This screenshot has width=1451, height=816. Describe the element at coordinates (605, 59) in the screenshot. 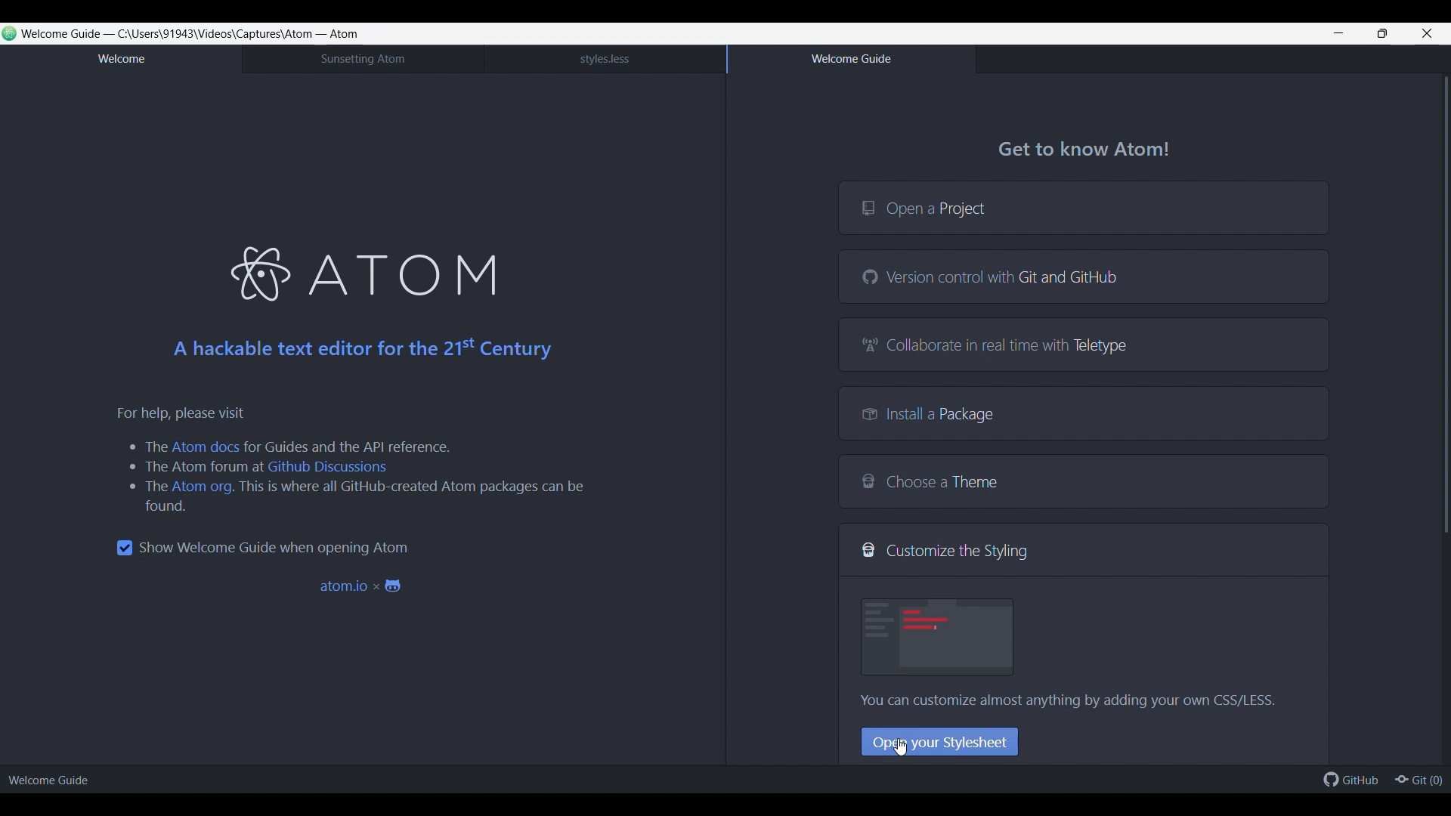

I see `style.less tab` at that location.